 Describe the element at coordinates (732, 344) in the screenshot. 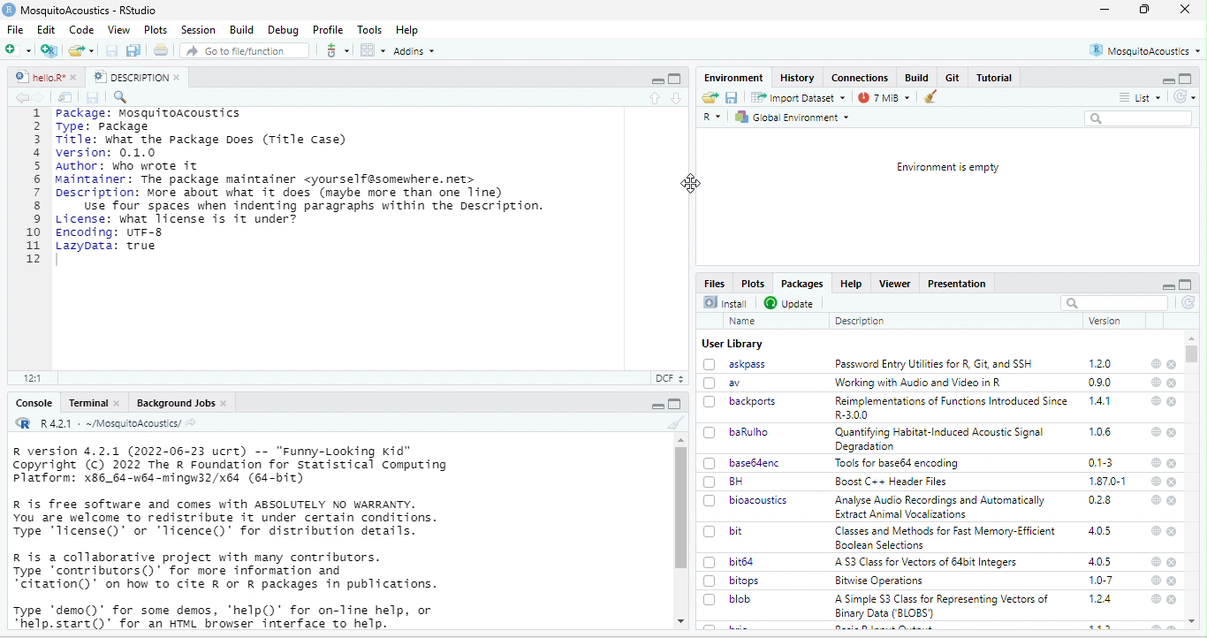

I see `User Library` at that location.